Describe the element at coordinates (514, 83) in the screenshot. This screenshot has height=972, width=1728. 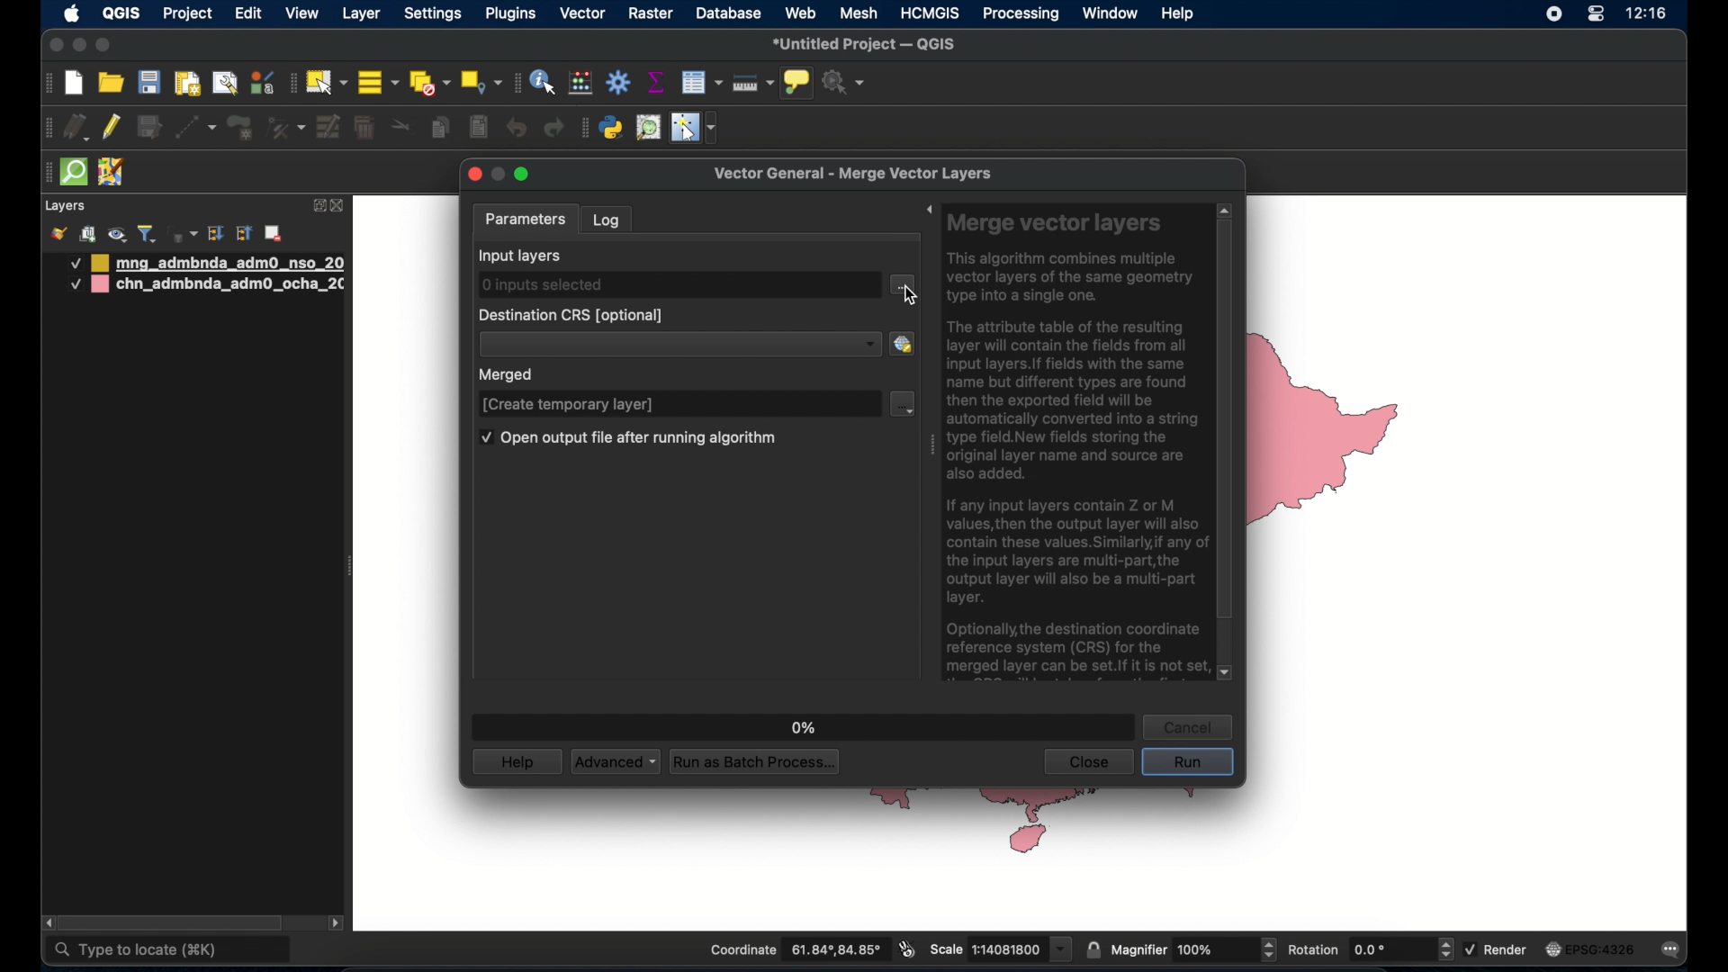
I see `attributes toolbar` at that location.